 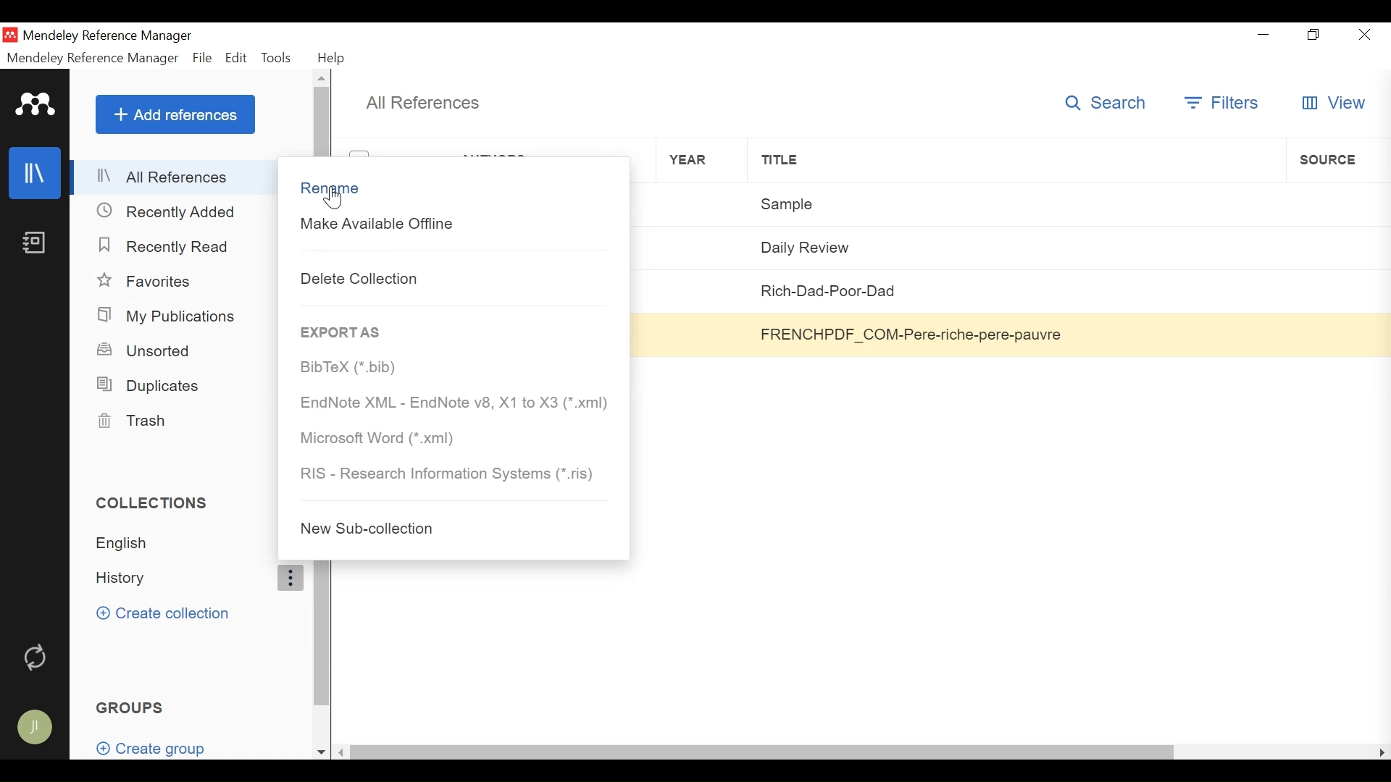 I want to click on Duplicates, so click(x=147, y=385).